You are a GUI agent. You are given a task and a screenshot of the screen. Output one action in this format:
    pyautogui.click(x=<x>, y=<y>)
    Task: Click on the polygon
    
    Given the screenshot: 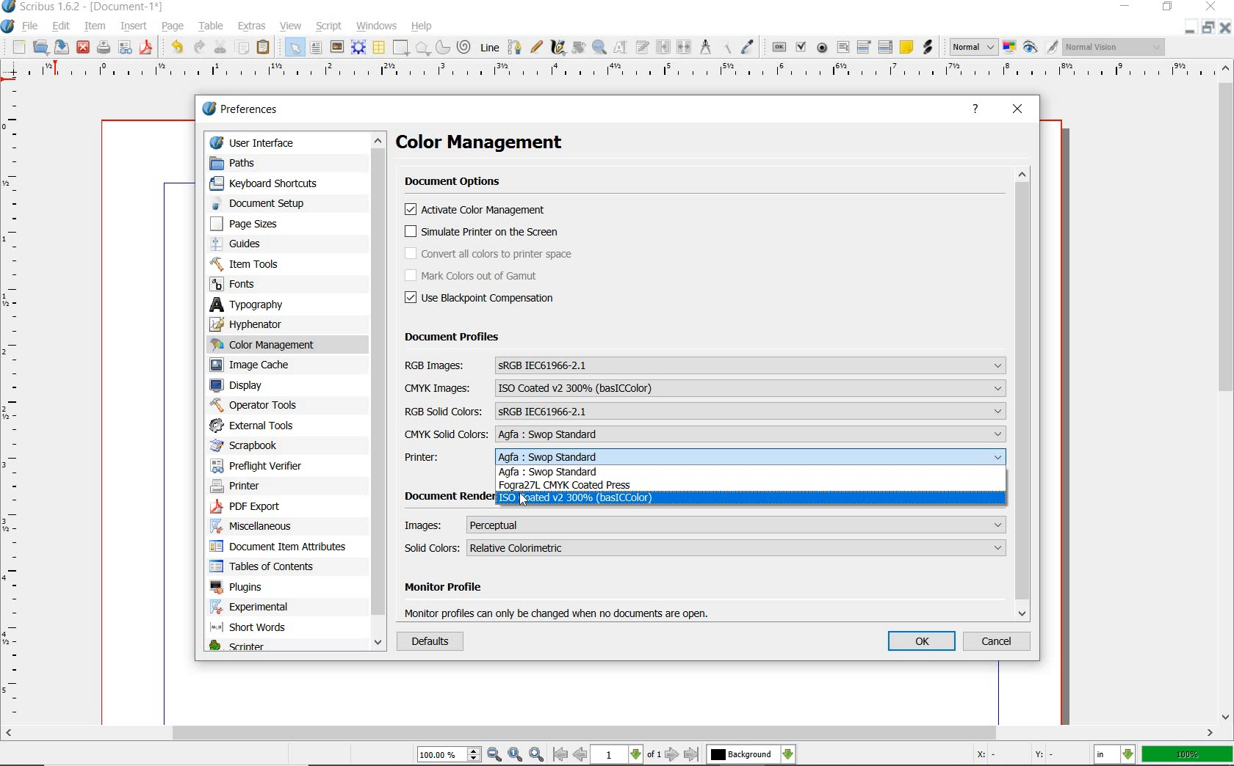 What is the action you would take?
    pyautogui.click(x=423, y=48)
    